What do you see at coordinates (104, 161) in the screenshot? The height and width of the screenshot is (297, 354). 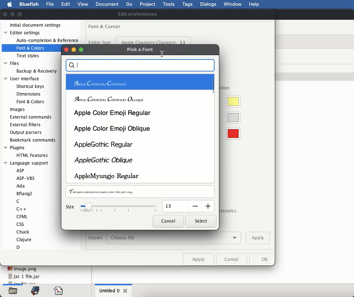 I see `apple oblique` at bounding box center [104, 161].